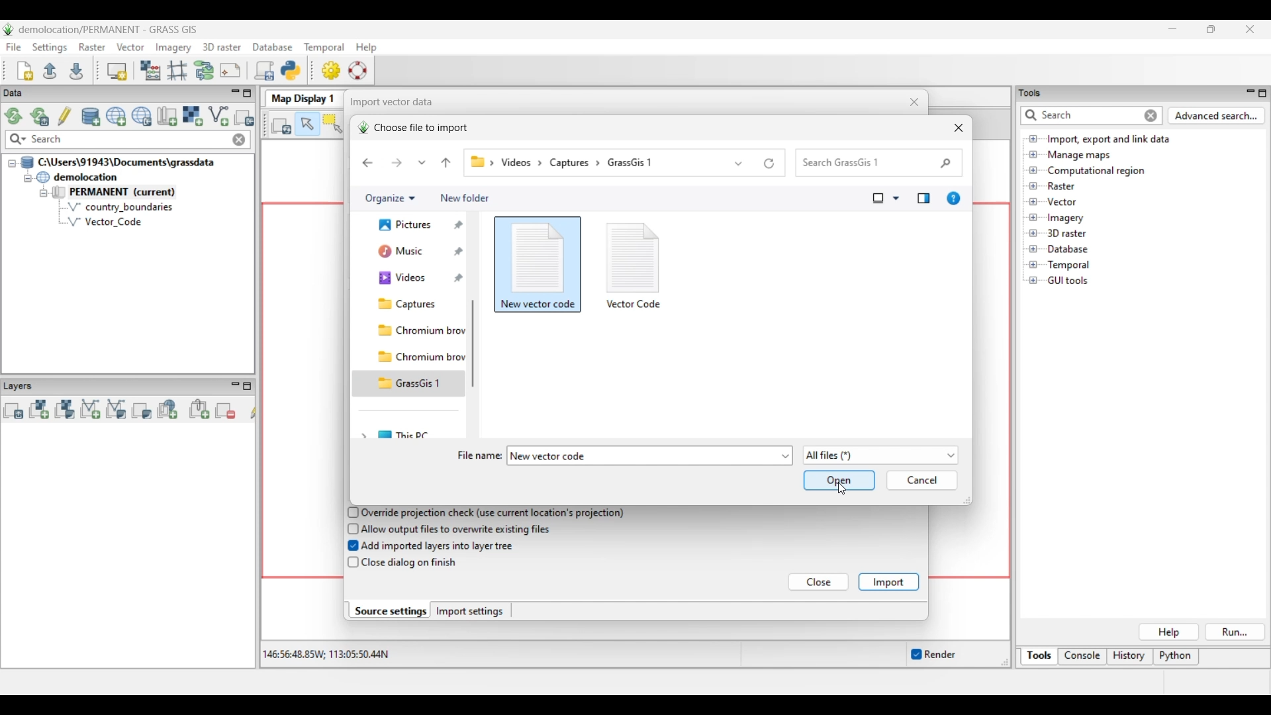 Image resolution: width=1271 pixels, height=715 pixels. Describe the element at coordinates (167, 116) in the screenshot. I see `Create new map set in current project` at that location.